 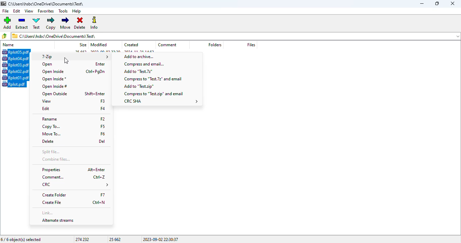 I want to click on files, so click(x=251, y=45).